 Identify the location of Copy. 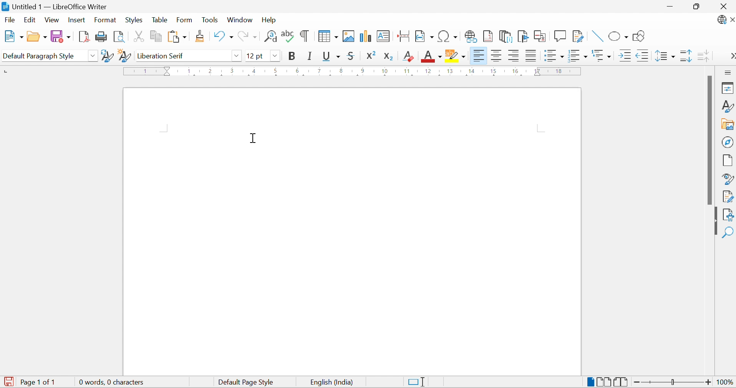
(155, 36).